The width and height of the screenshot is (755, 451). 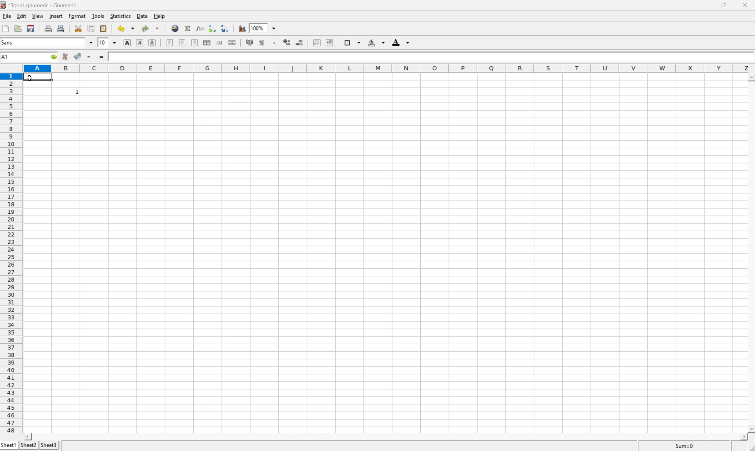 What do you see at coordinates (195, 42) in the screenshot?
I see `Align Right` at bounding box center [195, 42].